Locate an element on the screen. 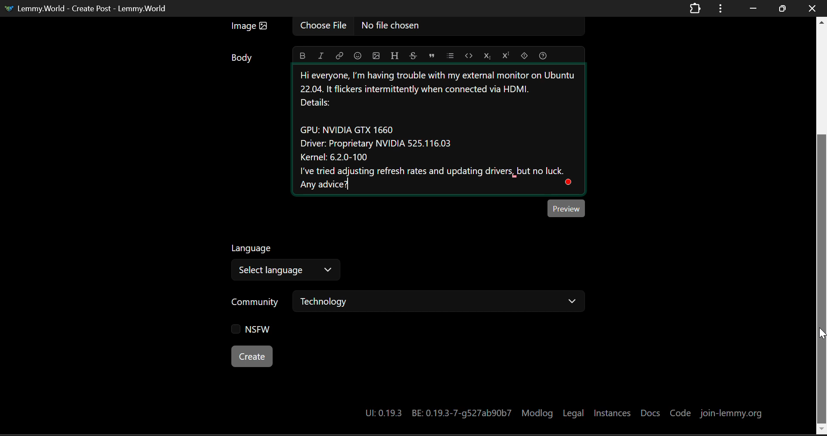  Link is located at coordinates (339, 55).